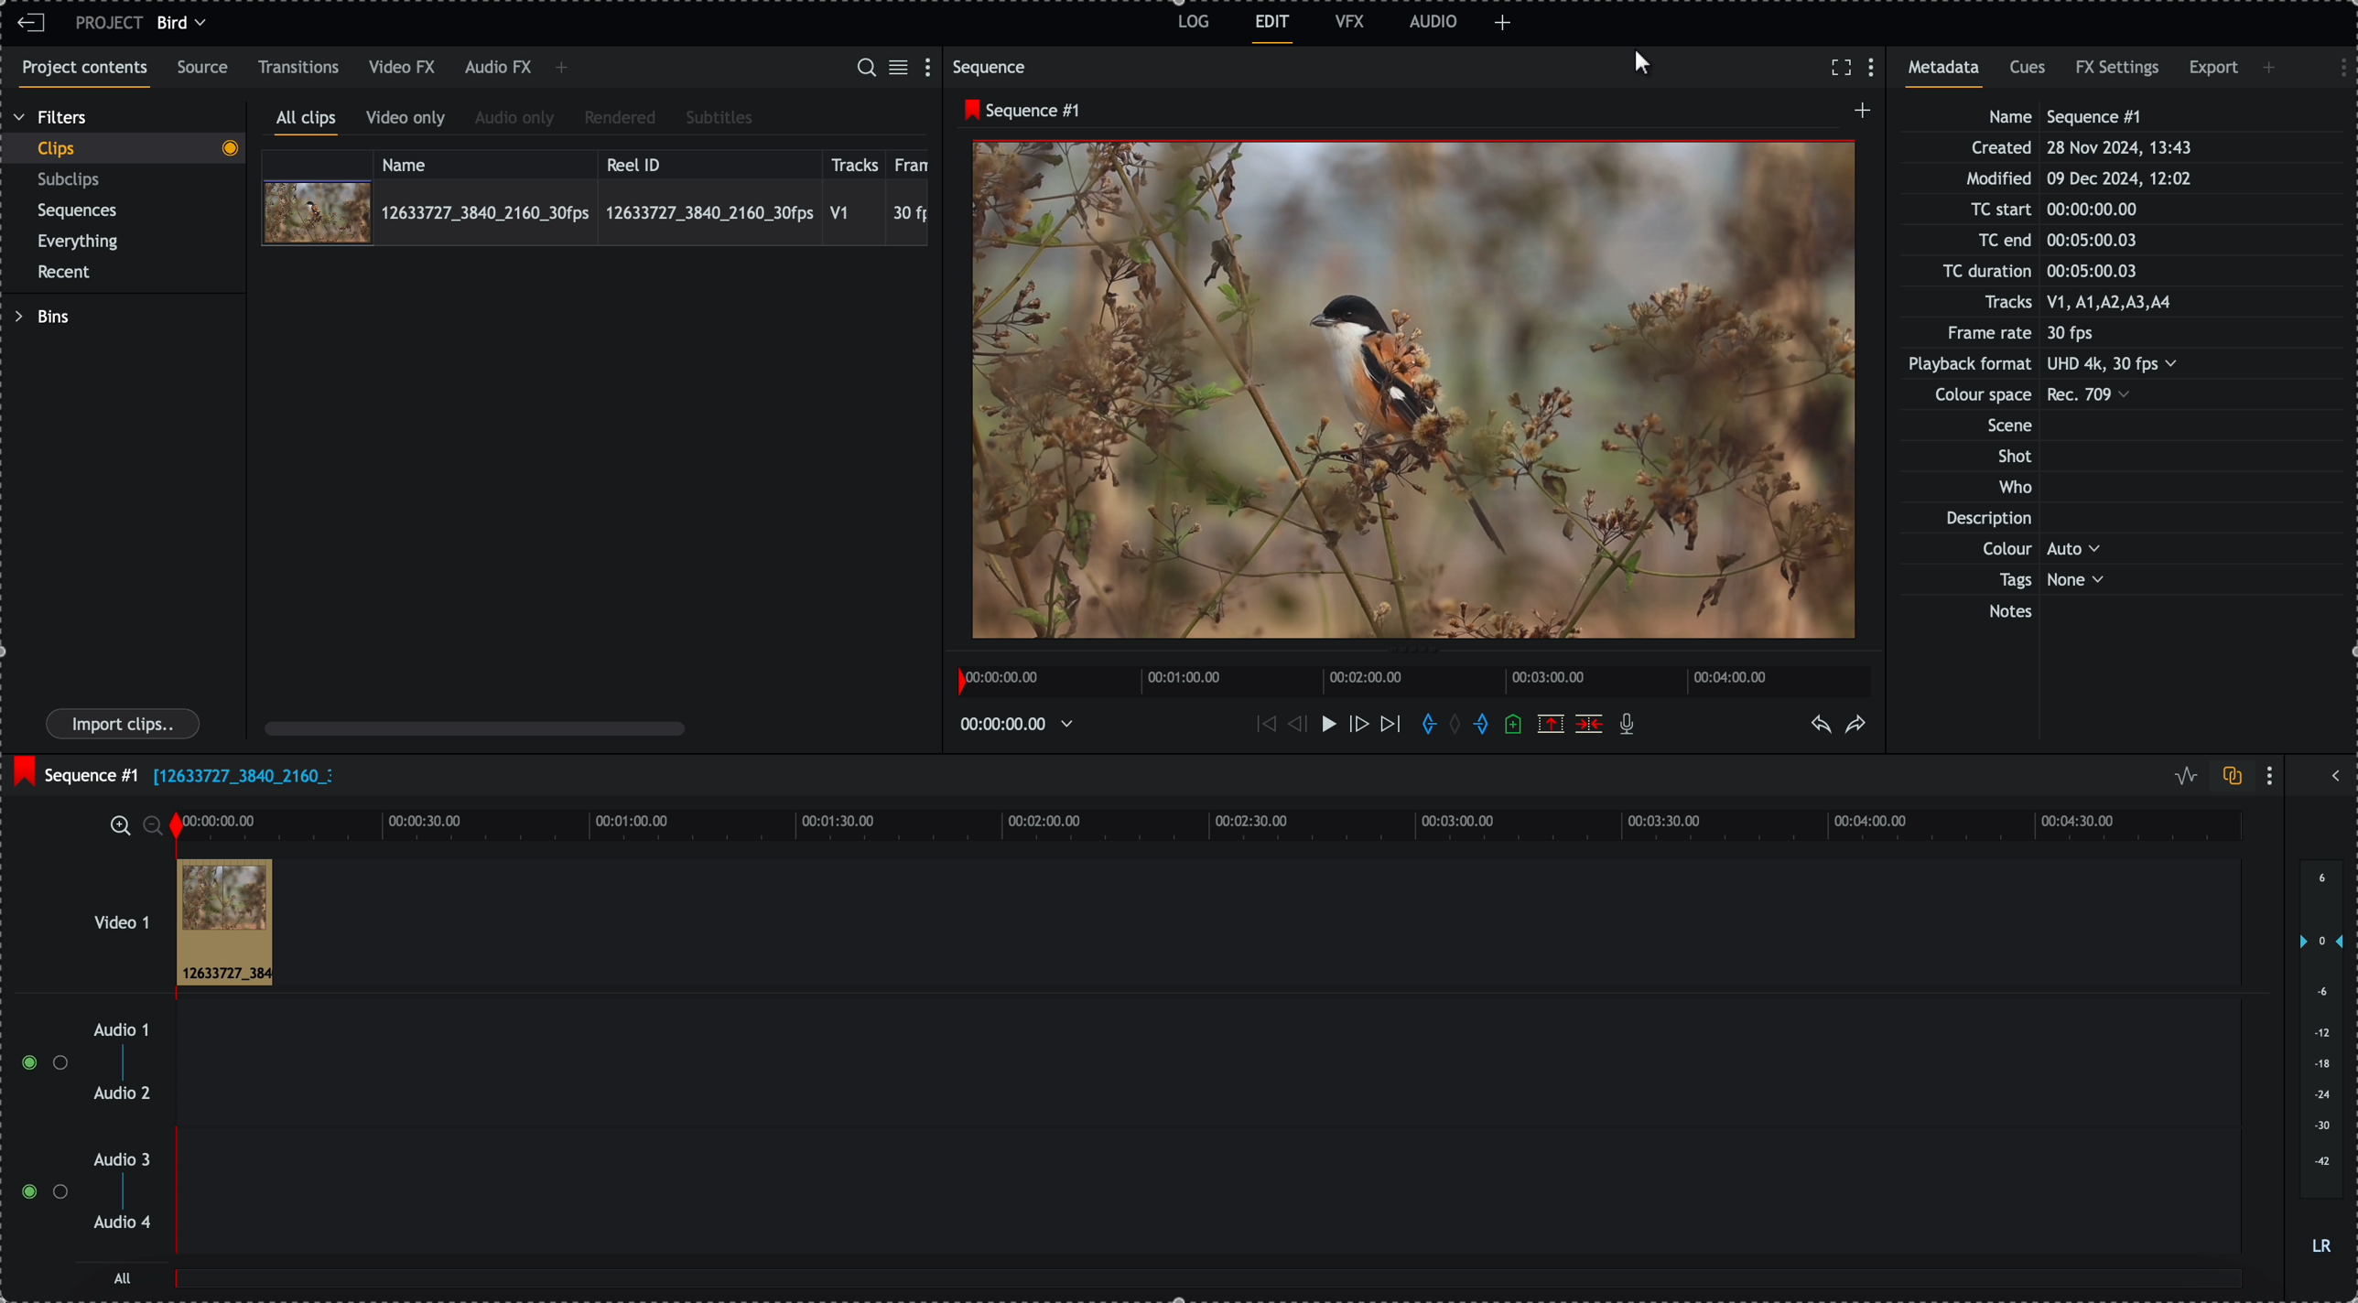 The image size is (2358, 1303). I want to click on timeline, so click(1206, 824).